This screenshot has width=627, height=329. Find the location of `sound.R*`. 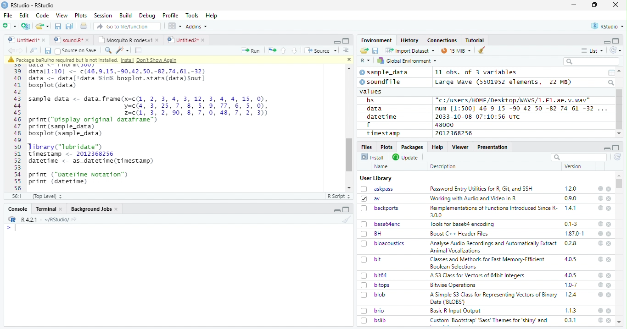

sound.R* is located at coordinates (72, 40).